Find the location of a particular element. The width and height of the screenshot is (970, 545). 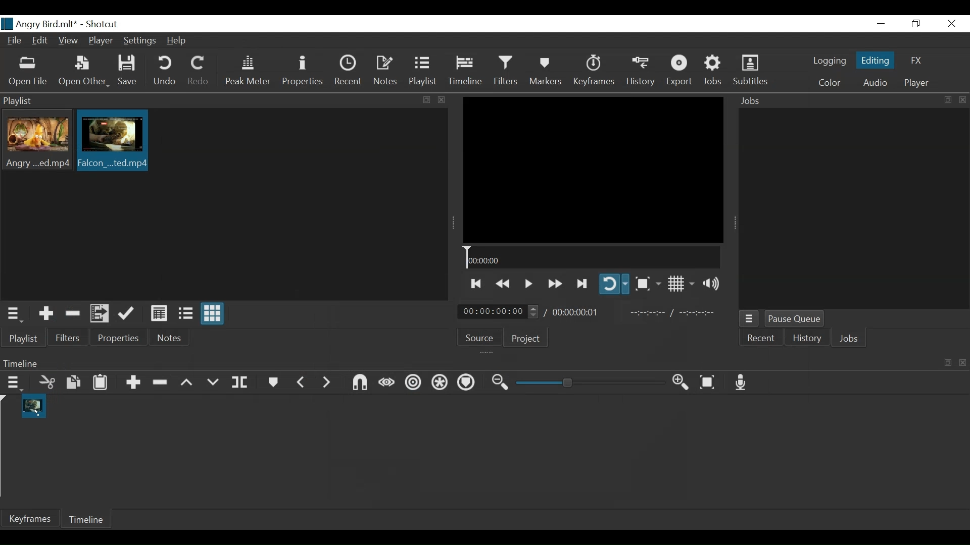

Paste is located at coordinates (102, 385).